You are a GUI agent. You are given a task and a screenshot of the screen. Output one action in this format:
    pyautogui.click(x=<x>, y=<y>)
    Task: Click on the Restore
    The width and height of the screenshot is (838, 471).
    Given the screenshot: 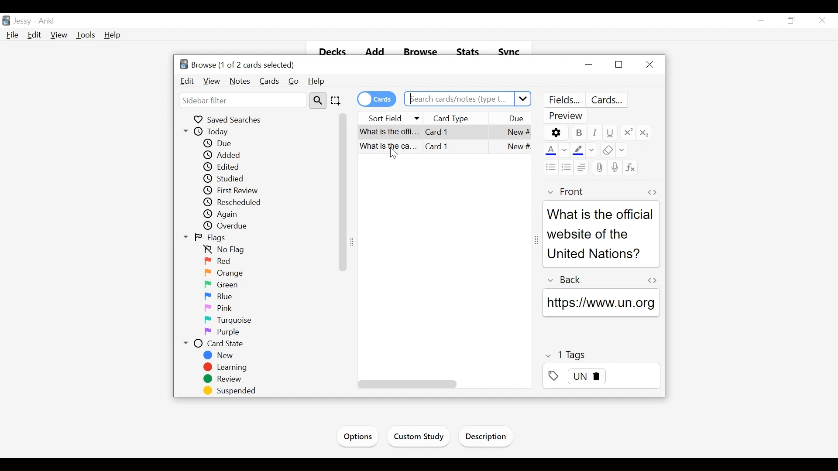 What is the action you would take?
    pyautogui.click(x=792, y=20)
    